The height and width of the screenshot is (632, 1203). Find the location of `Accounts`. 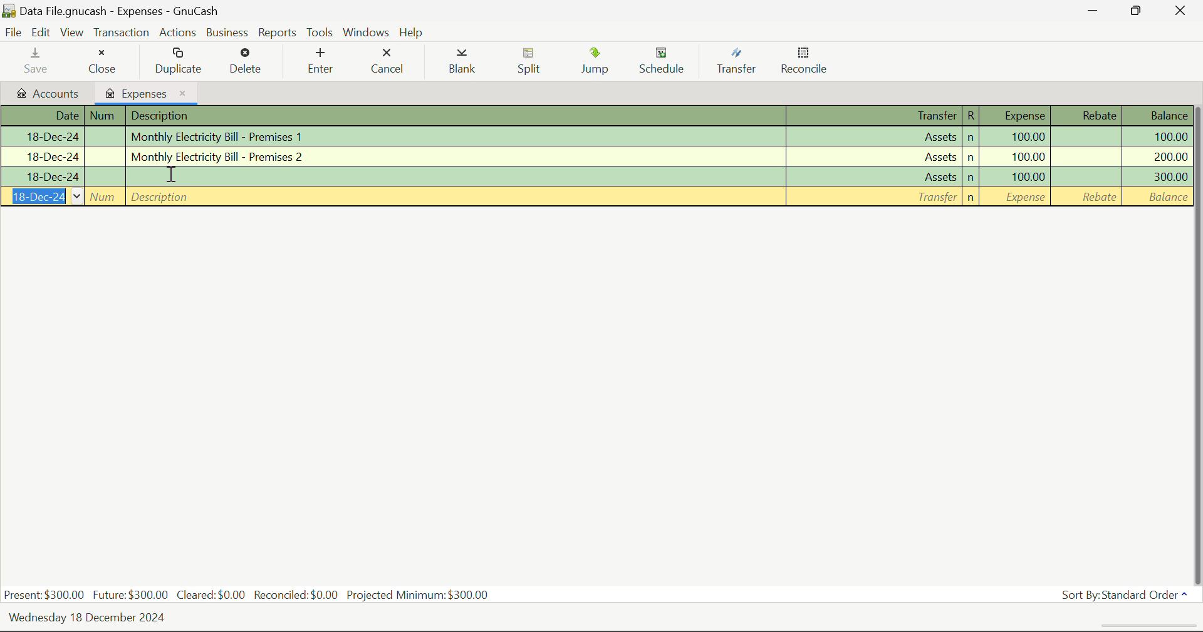

Accounts is located at coordinates (45, 93).